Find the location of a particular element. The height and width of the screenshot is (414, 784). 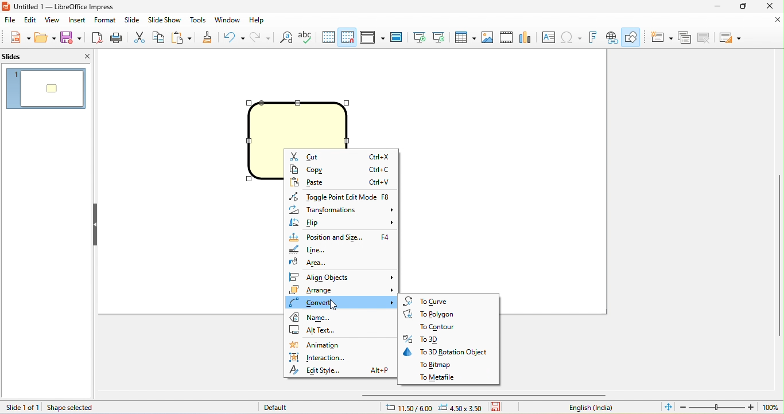

vedio is located at coordinates (509, 37).